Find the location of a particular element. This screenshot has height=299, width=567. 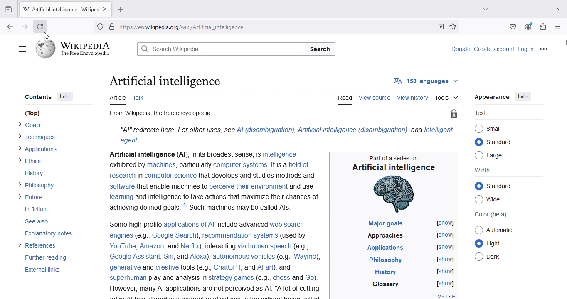

ChatGPT, and Al art); and is located at coordinates (256, 267).